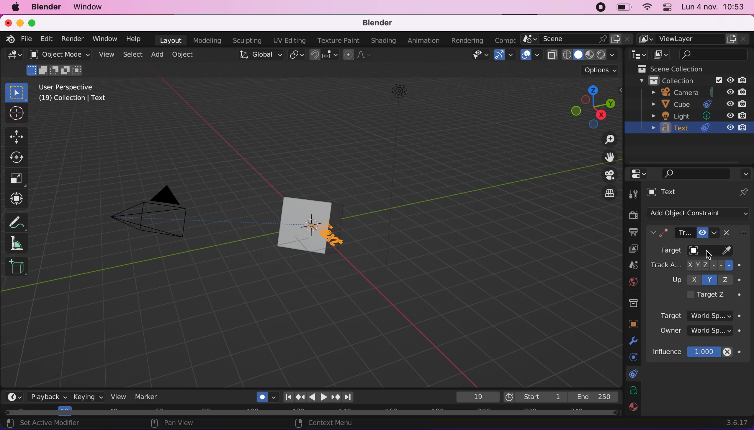 The image size is (754, 430). I want to click on blender, so click(9, 39).